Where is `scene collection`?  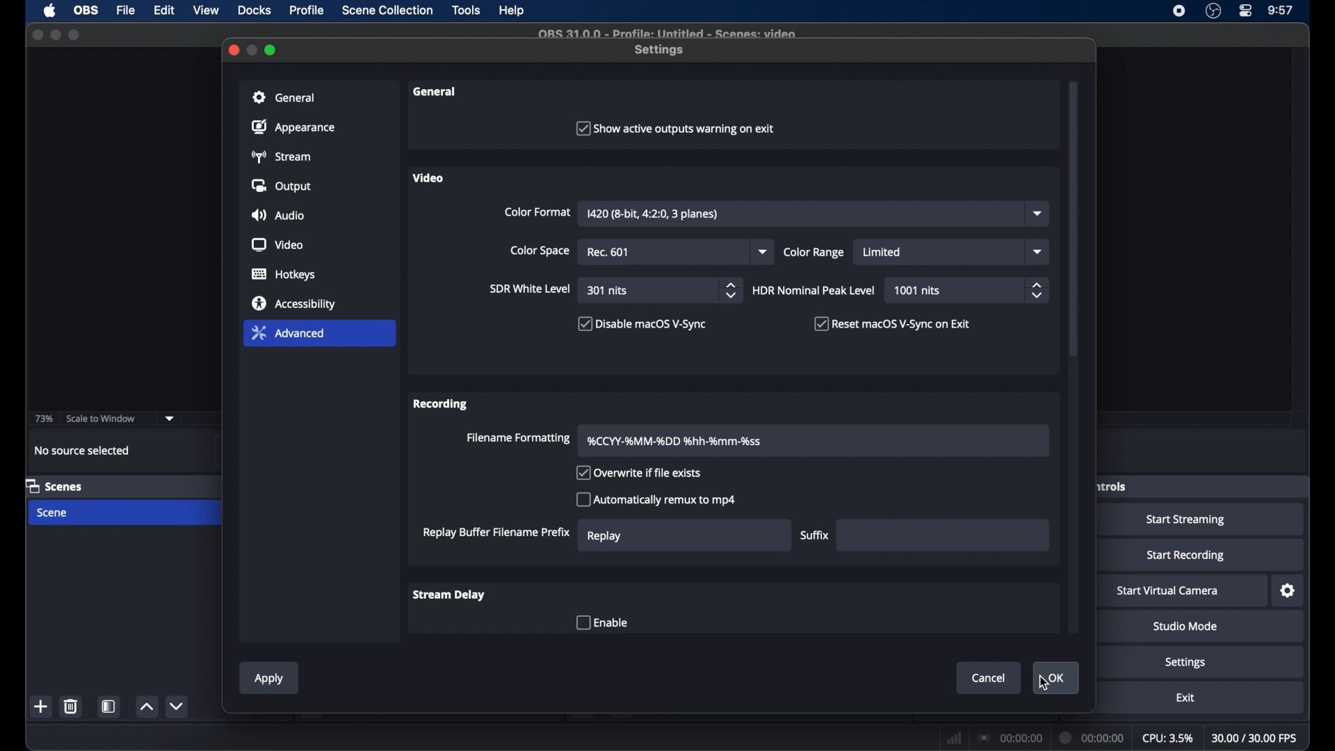
scene collection is located at coordinates (389, 10).